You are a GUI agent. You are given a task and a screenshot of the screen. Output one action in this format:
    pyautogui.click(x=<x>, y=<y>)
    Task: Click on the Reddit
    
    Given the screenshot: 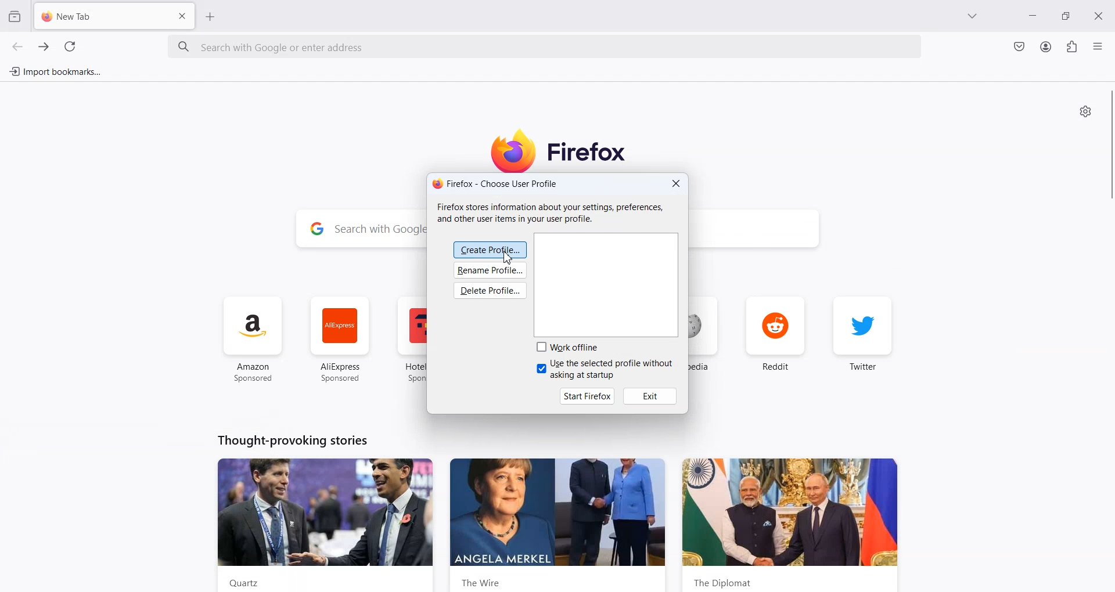 What is the action you would take?
    pyautogui.click(x=775, y=337)
    